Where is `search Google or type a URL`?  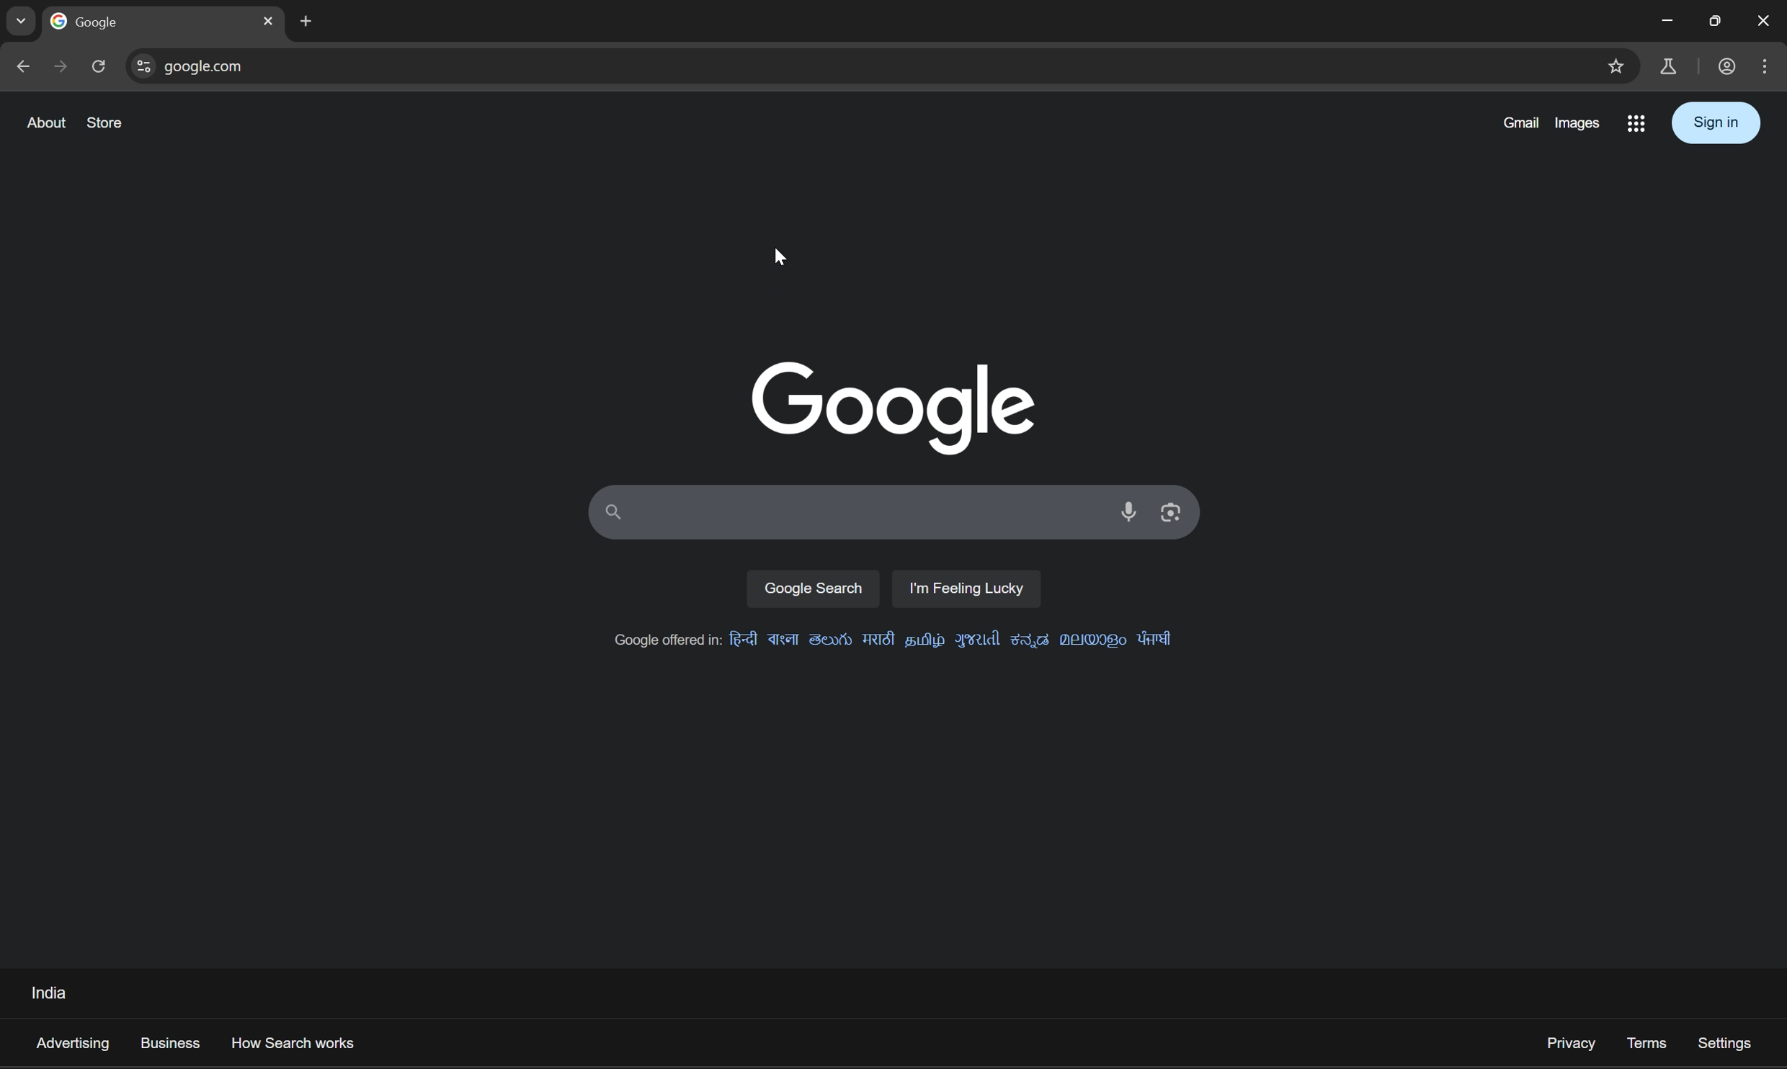 search Google or type a URL is located at coordinates (870, 63).